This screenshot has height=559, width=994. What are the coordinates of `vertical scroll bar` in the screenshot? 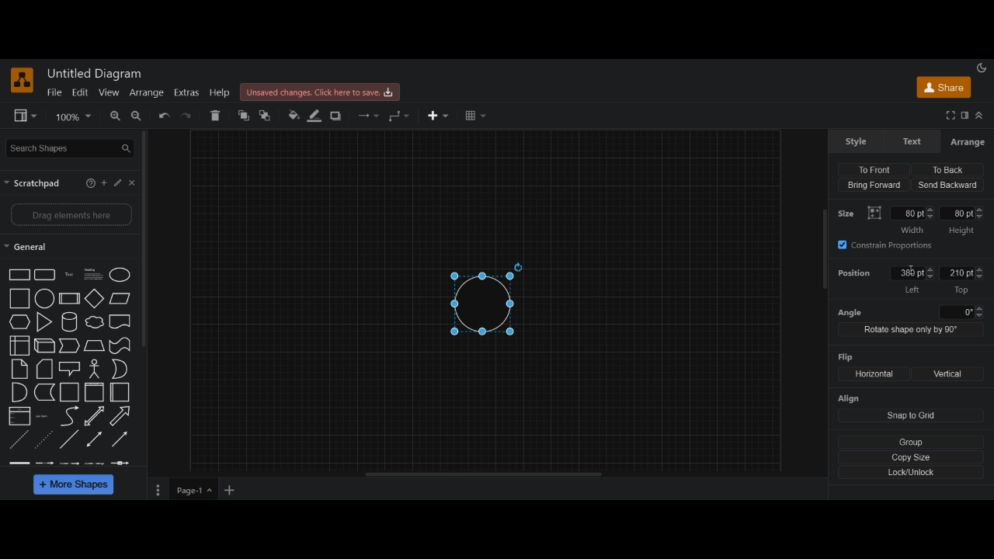 It's located at (148, 238).